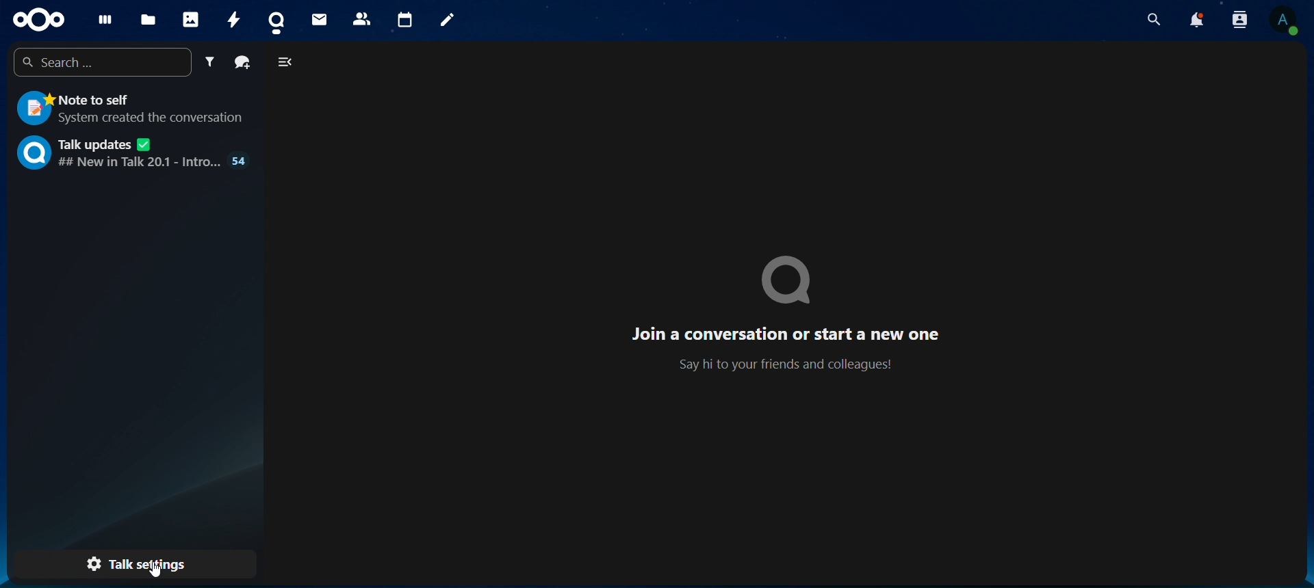 The image size is (1314, 588). Describe the element at coordinates (148, 21) in the screenshot. I see `files` at that location.